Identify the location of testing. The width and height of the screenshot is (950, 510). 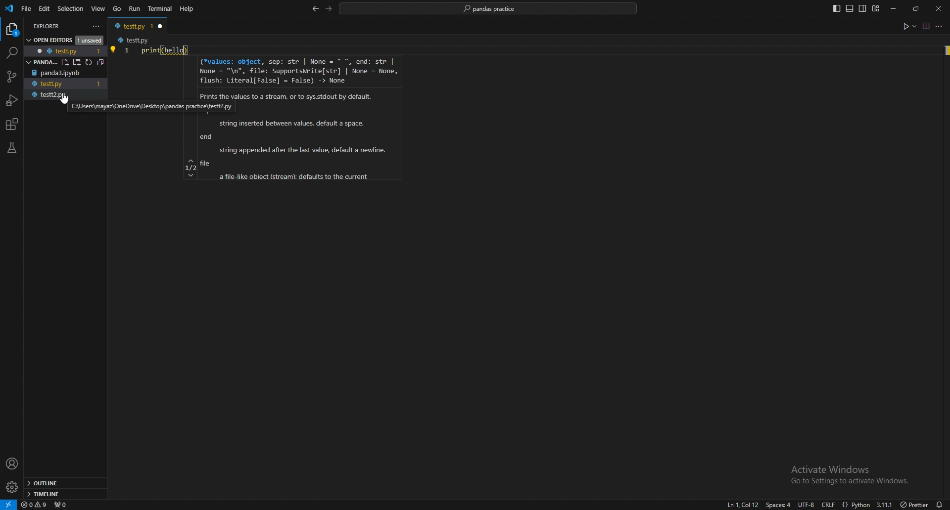
(12, 148).